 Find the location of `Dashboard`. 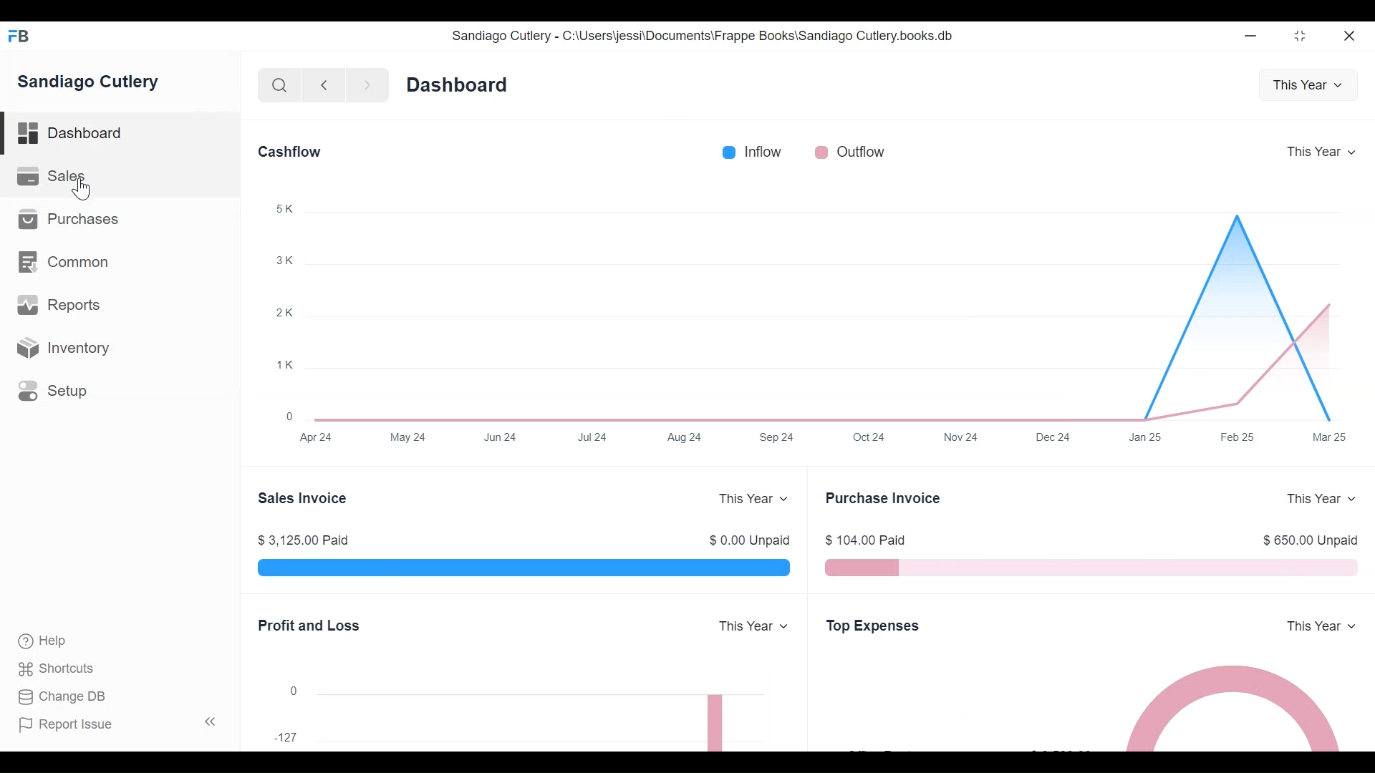

Dashboard is located at coordinates (69, 130).